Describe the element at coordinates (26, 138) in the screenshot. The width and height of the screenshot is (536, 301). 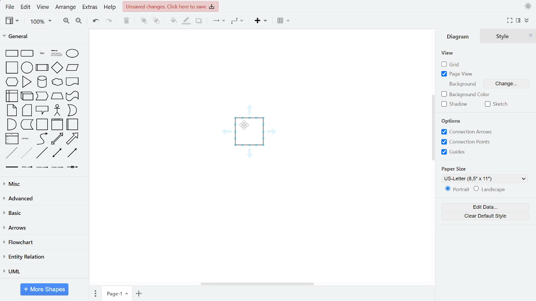
I see `general shapes` at that location.